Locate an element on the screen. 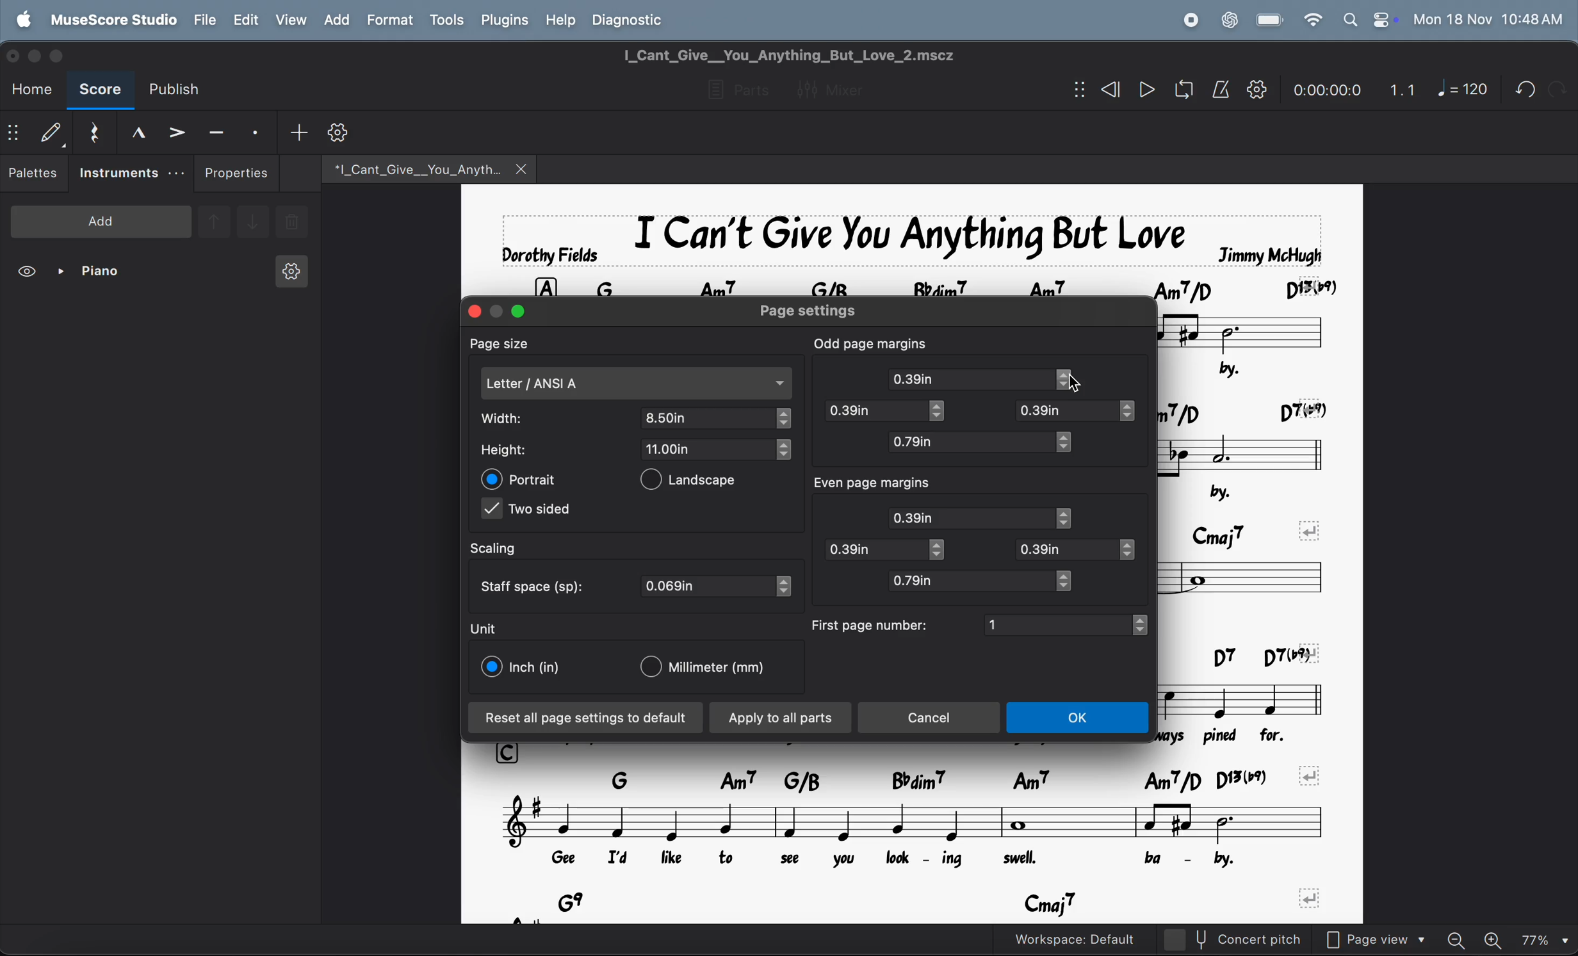  rewind is located at coordinates (1108, 90).